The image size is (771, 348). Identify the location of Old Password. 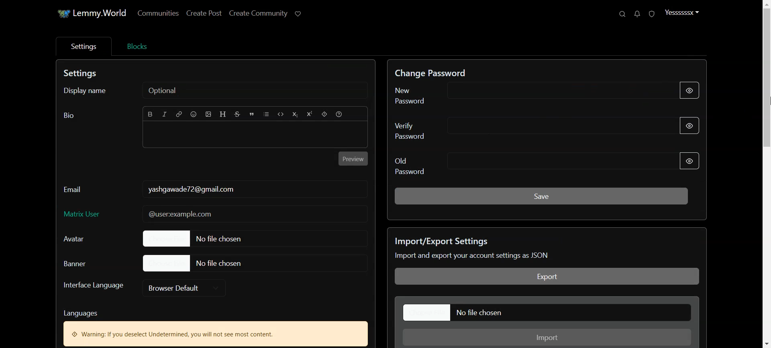
(547, 164).